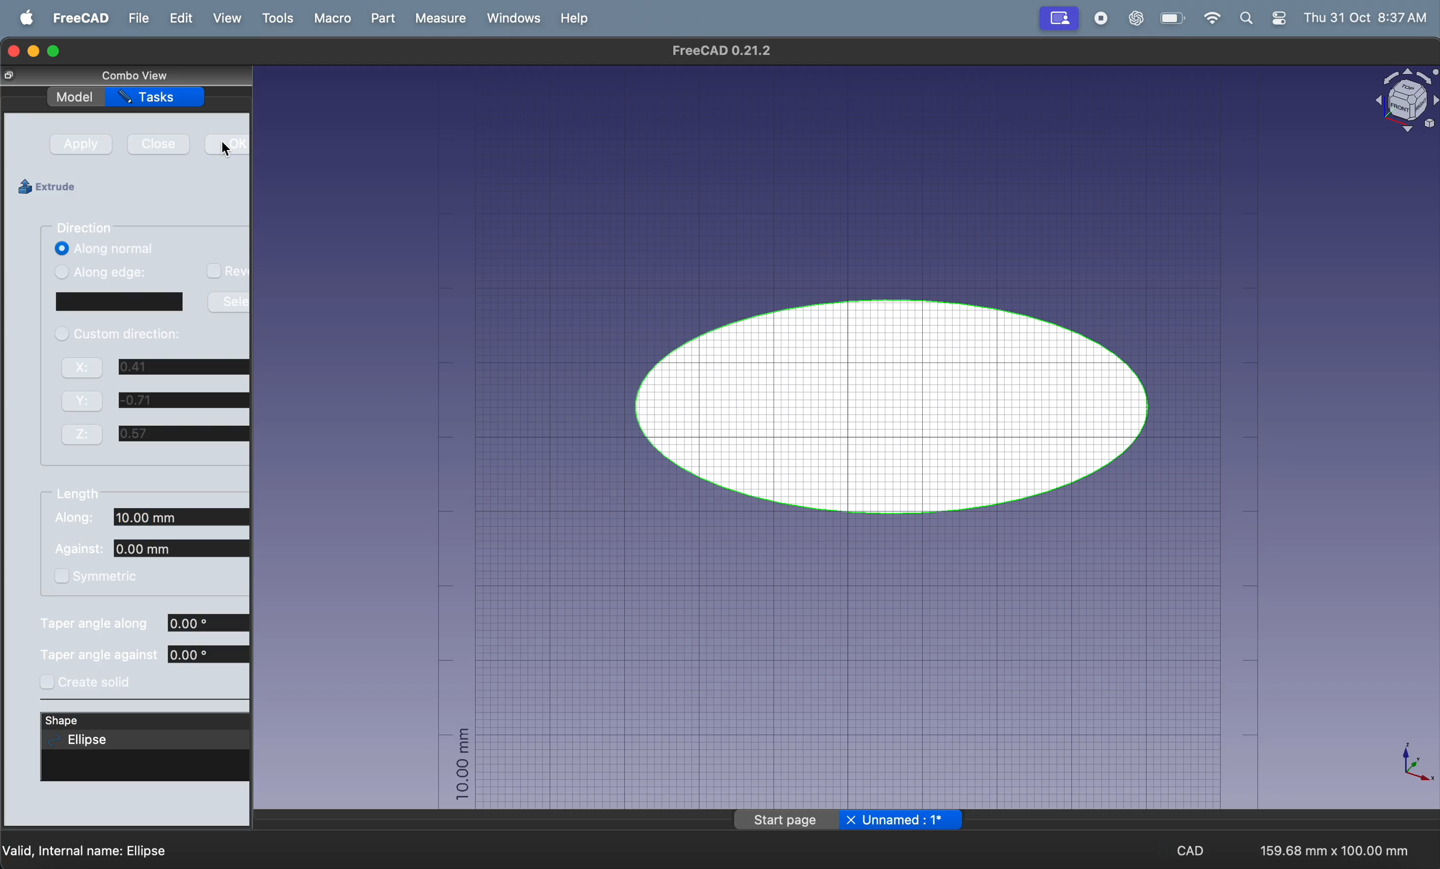 This screenshot has height=869, width=1440. What do you see at coordinates (83, 402) in the screenshot?
I see `y coordinate` at bounding box center [83, 402].